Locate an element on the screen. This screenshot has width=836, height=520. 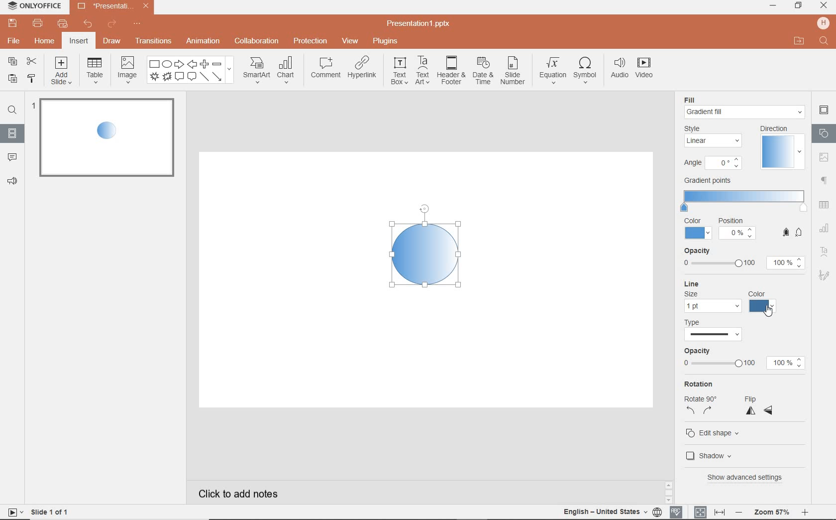
direction is located at coordinates (781, 147).